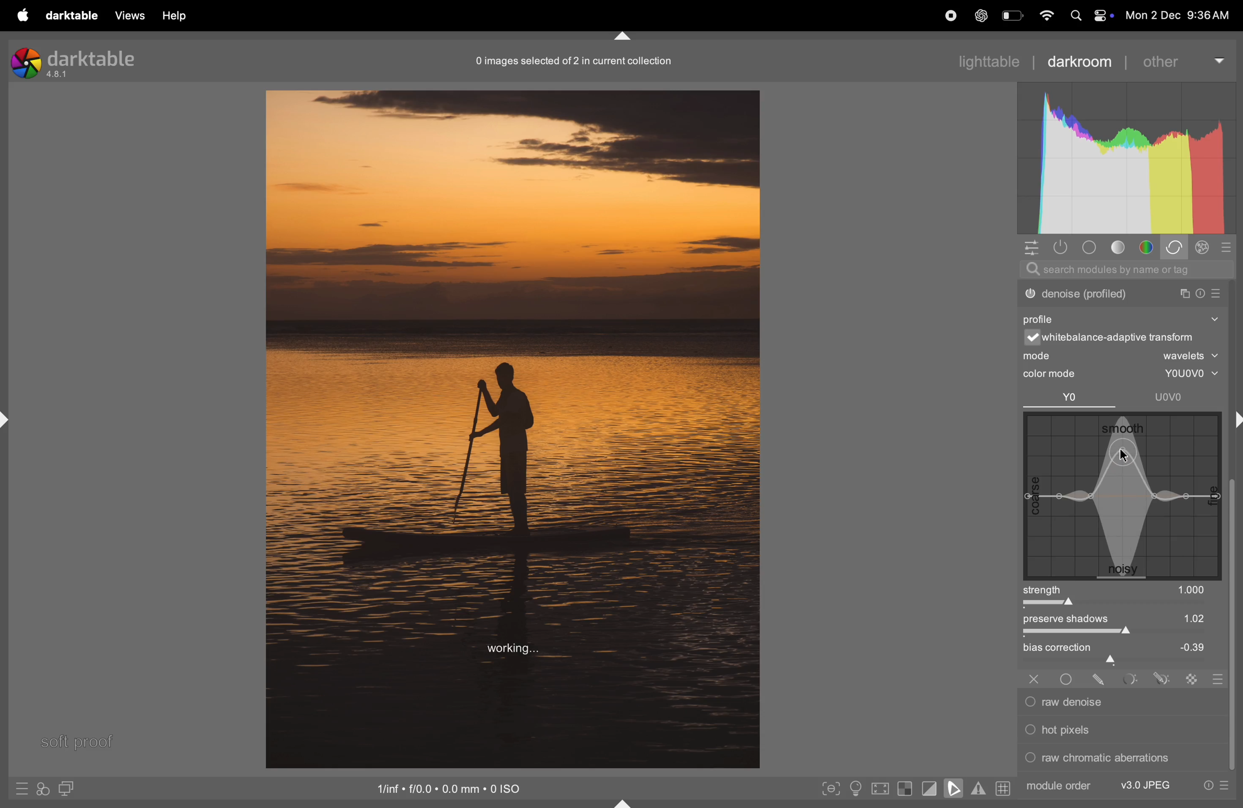 The image size is (1243, 808). What do you see at coordinates (1119, 248) in the screenshot?
I see `tone` at bounding box center [1119, 248].